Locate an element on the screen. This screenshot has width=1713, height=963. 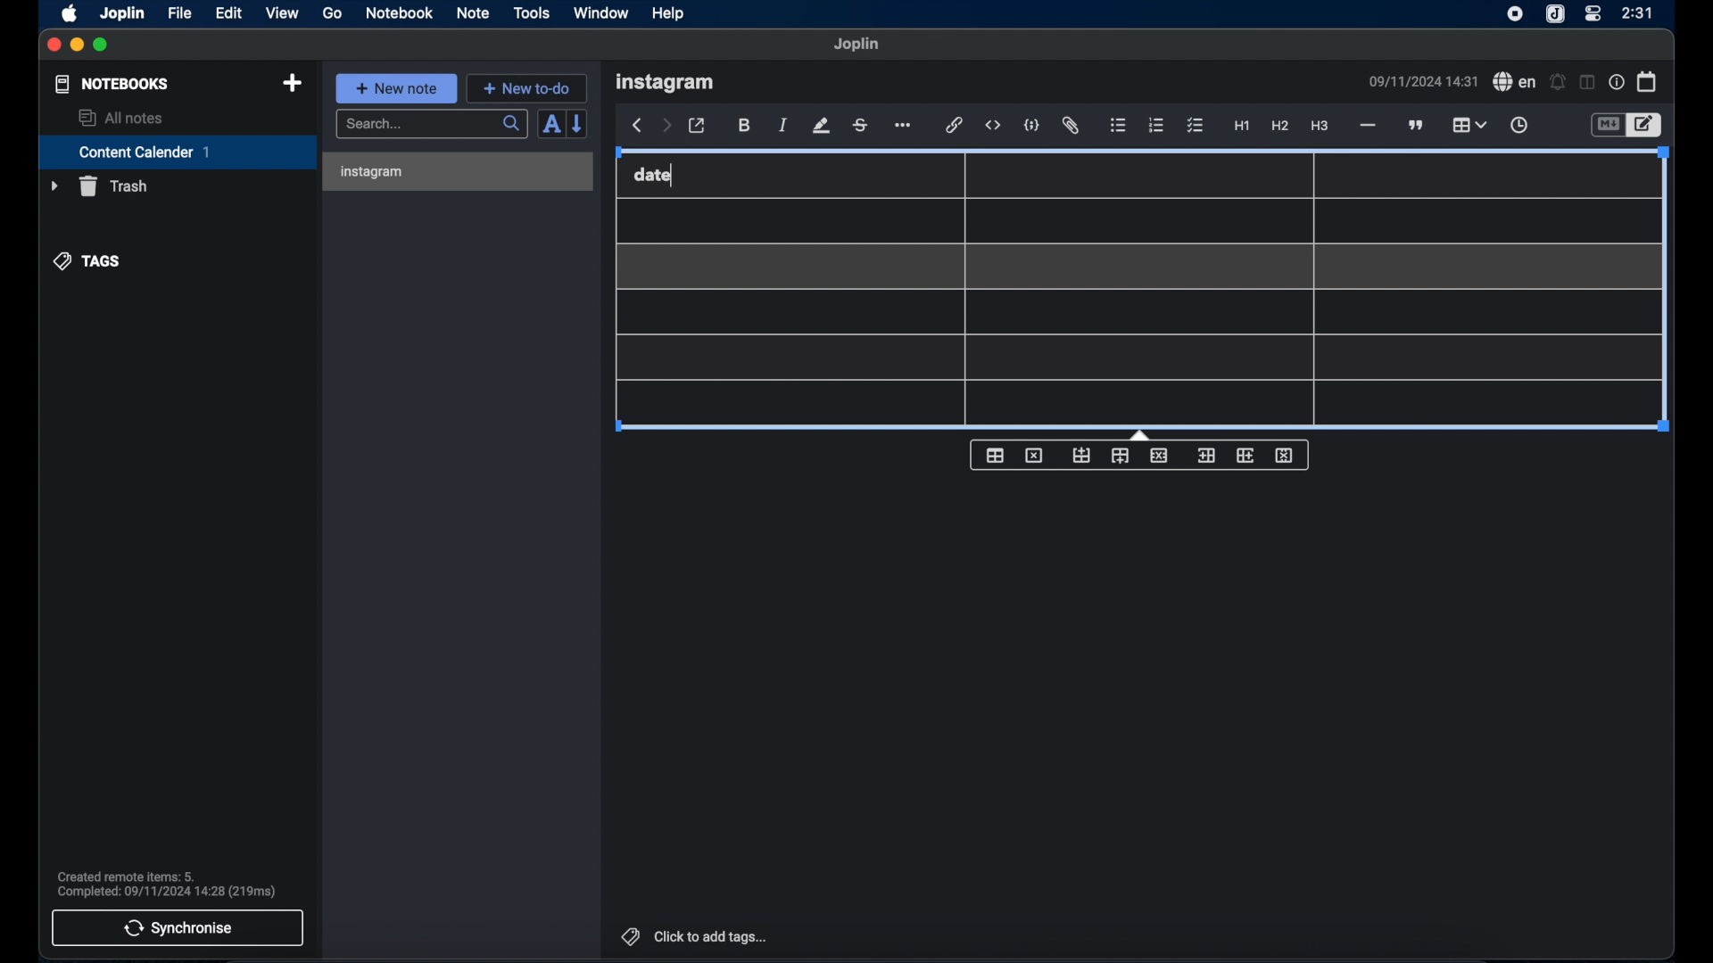
toggle external editor is located at coordinates (697, 126).